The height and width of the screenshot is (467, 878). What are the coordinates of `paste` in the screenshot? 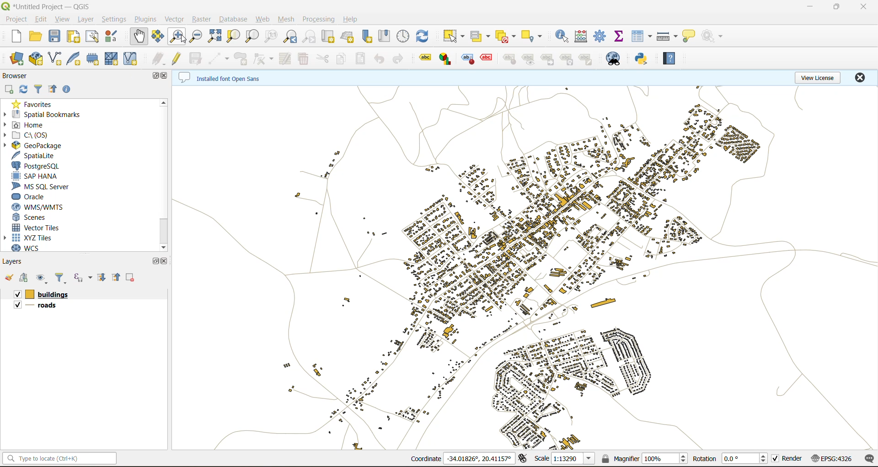 It's located at (361, 59).